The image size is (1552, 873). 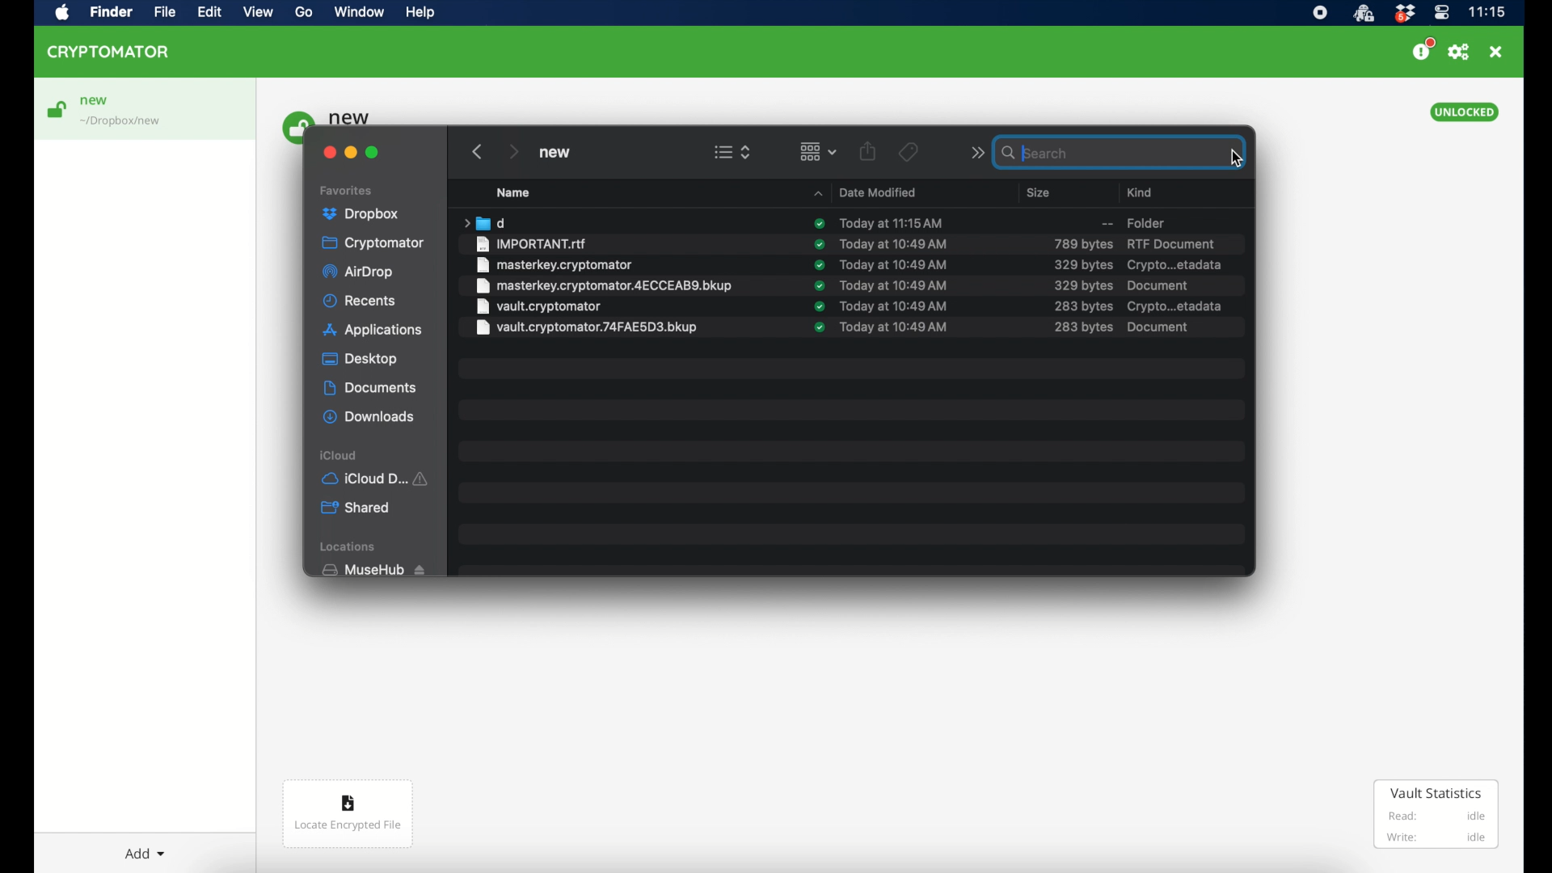 I want to click on iCloud, so click(x=339, y=456).